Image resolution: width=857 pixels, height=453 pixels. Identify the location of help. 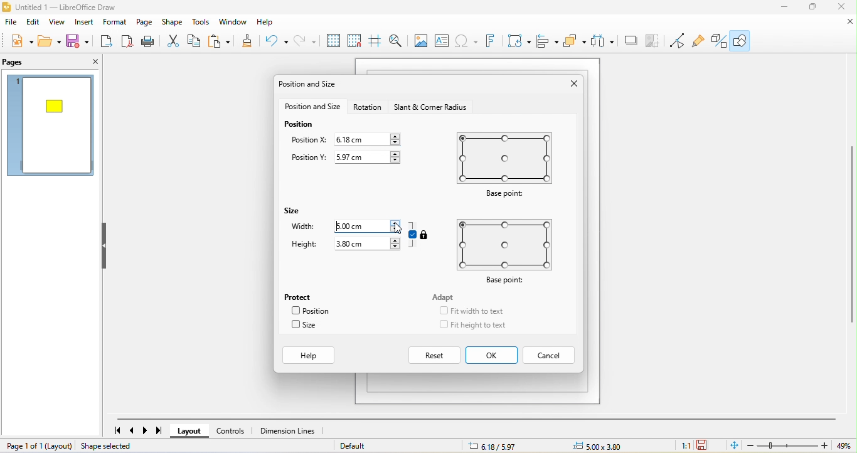
(309, 356).